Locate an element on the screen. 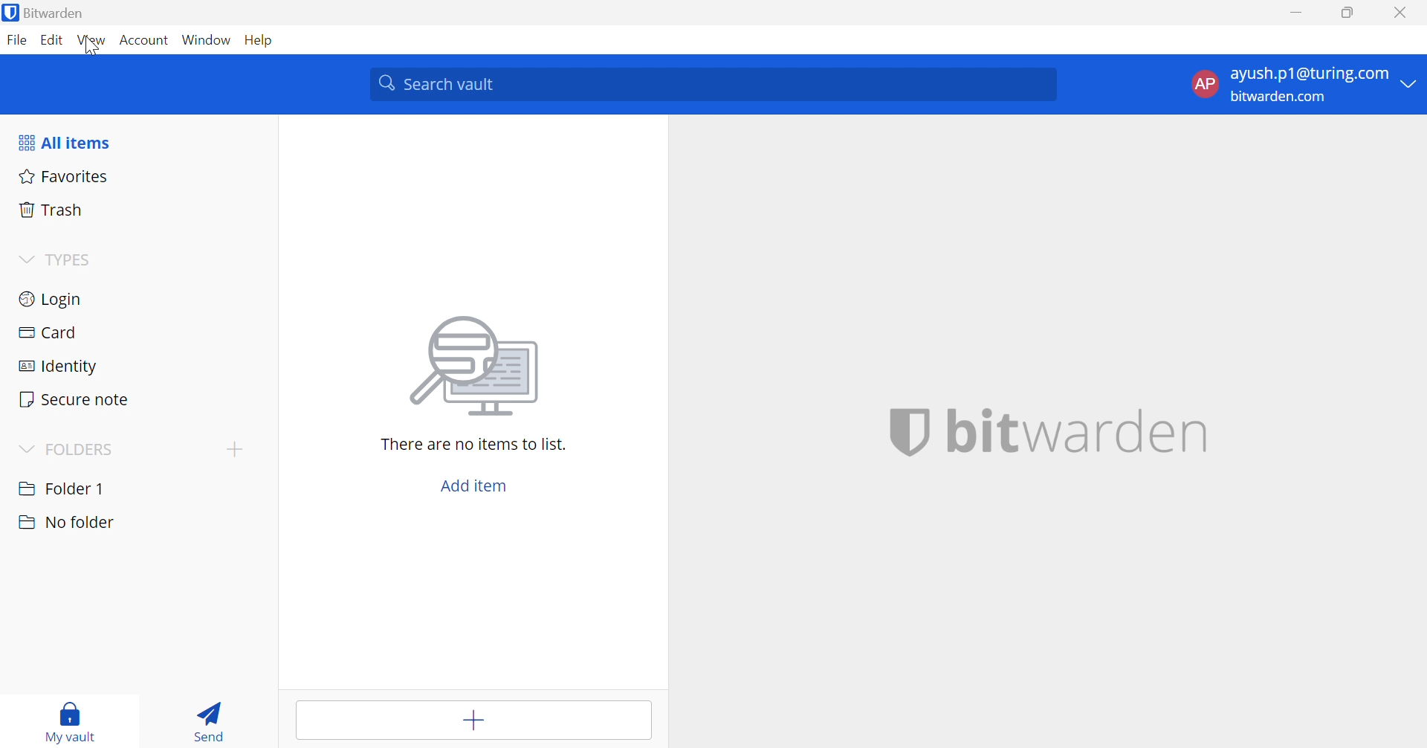  File is located at coordinates (16, 40).